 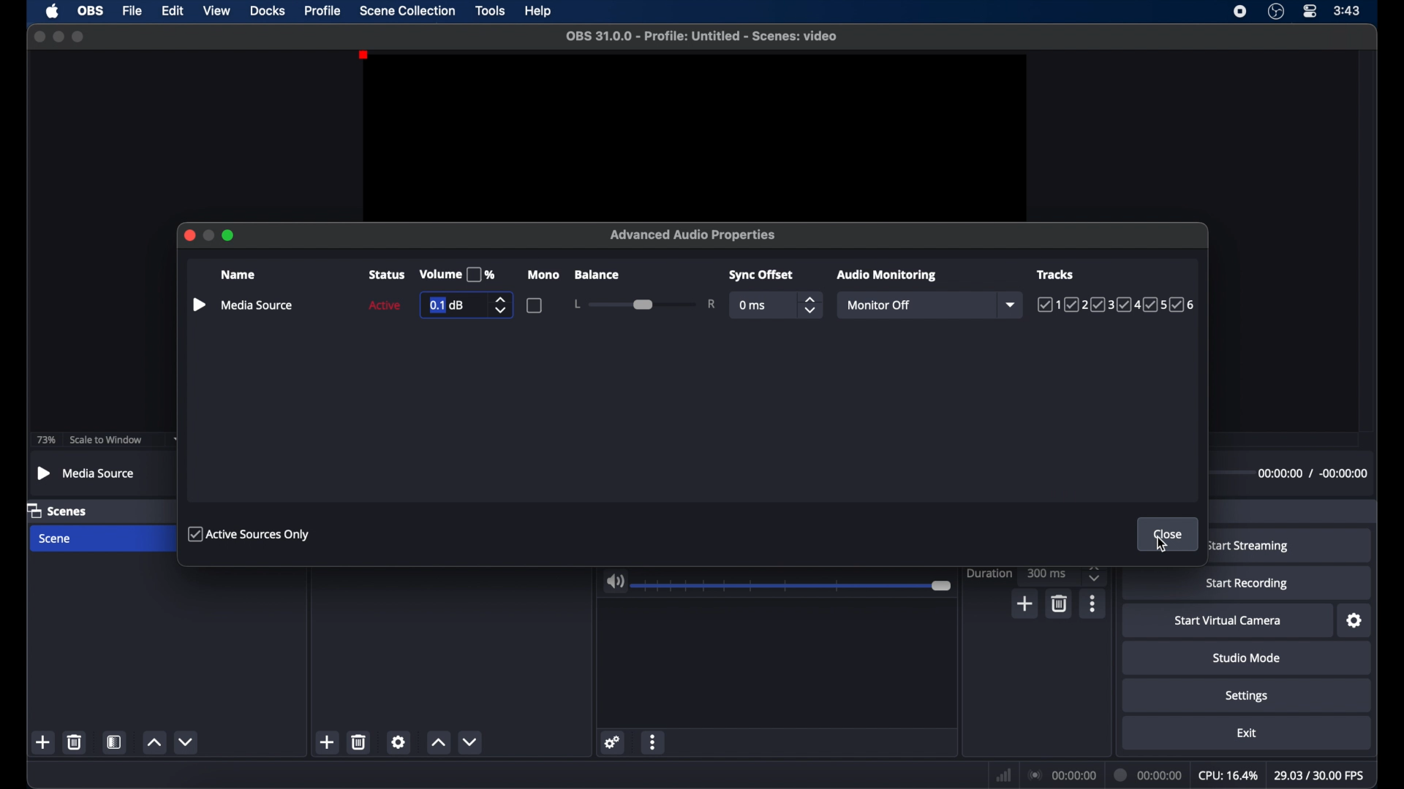 What do you see at coordinates (887, 275) in the screenshot?
I see `audio monitoring` at bounding box center [887, 275].